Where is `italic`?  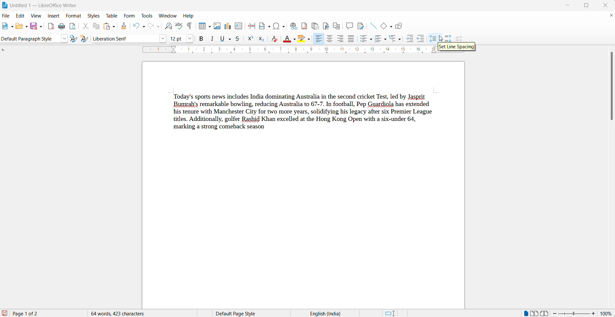 italic is located at coordinates (213, 40).